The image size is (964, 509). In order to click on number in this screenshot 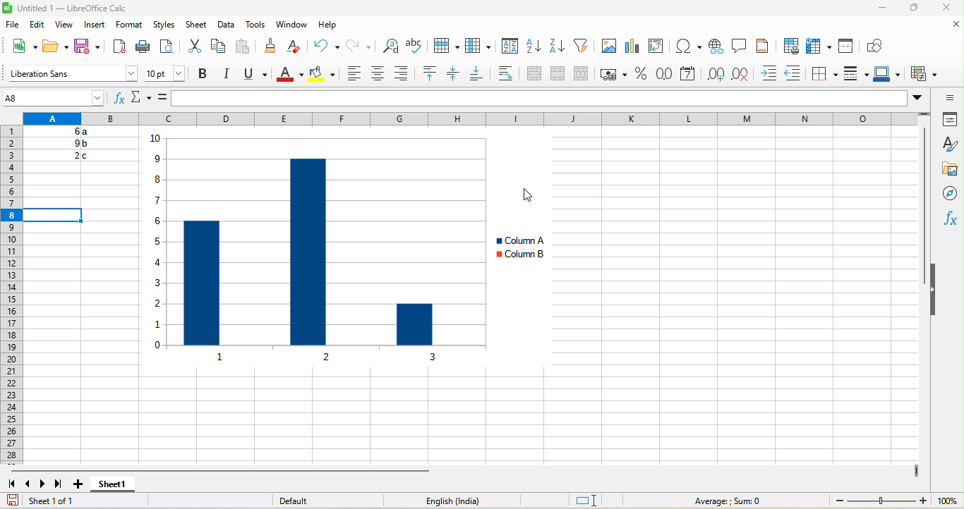, I will do `click(661, 73)`.